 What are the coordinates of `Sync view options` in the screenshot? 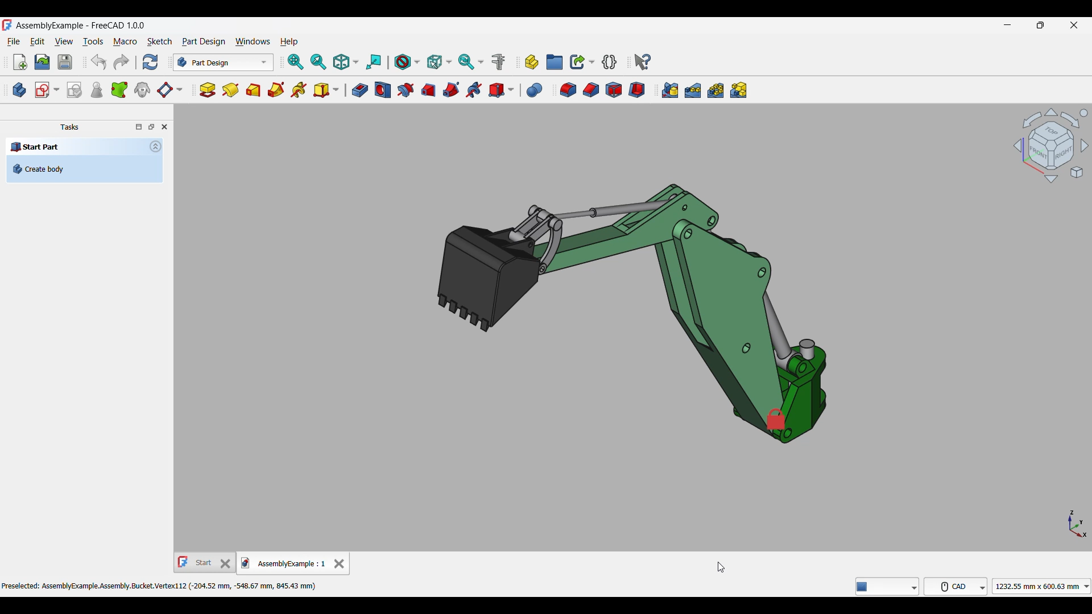 It's located at (470, 62).